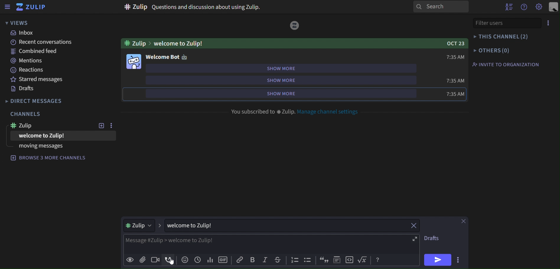 Image resolution: width=560 pixels, height=269 pixels. I want to click on this channel (2), so click(501, 36).